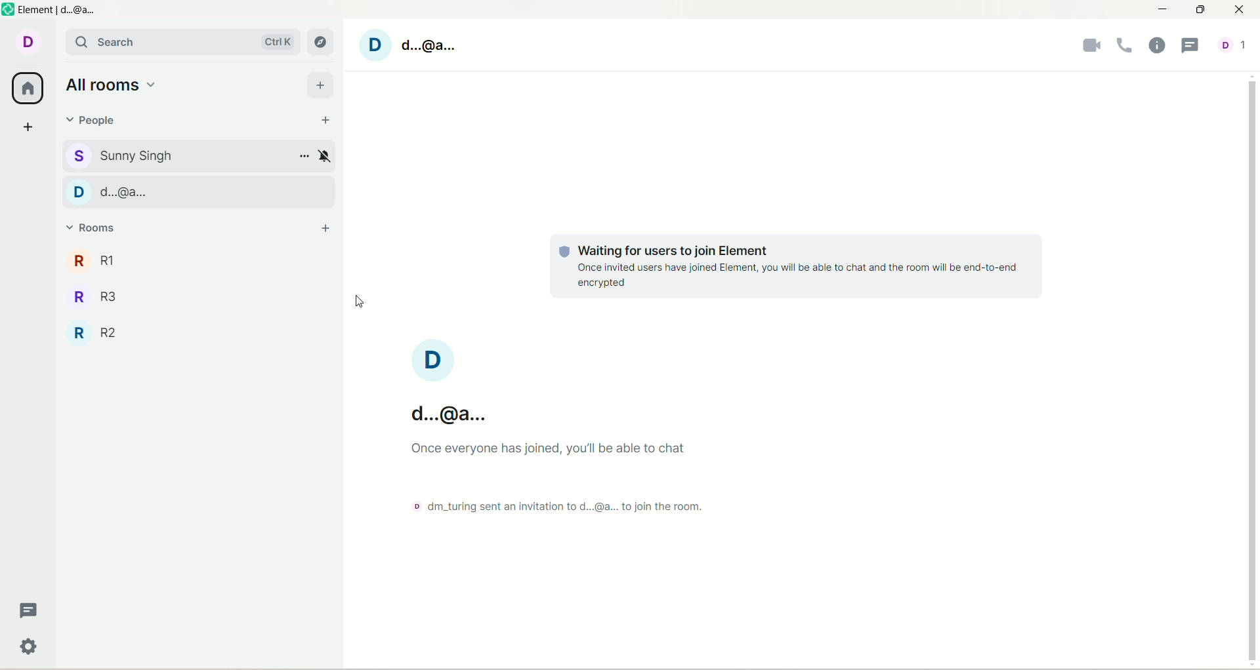  Describe the element at coordinates (117, 87) in the screenshot. I see `all rooms` at that location.